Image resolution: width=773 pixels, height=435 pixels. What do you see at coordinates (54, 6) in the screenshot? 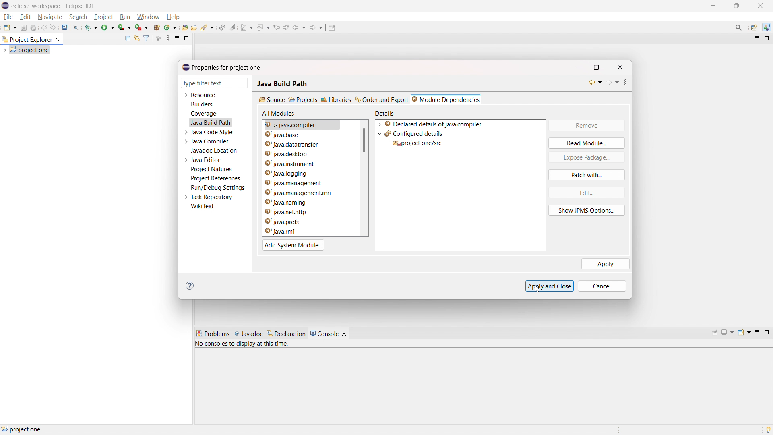
I see `eclipse-workspace - Eclipse IDE` at bounding box center [54, 6].